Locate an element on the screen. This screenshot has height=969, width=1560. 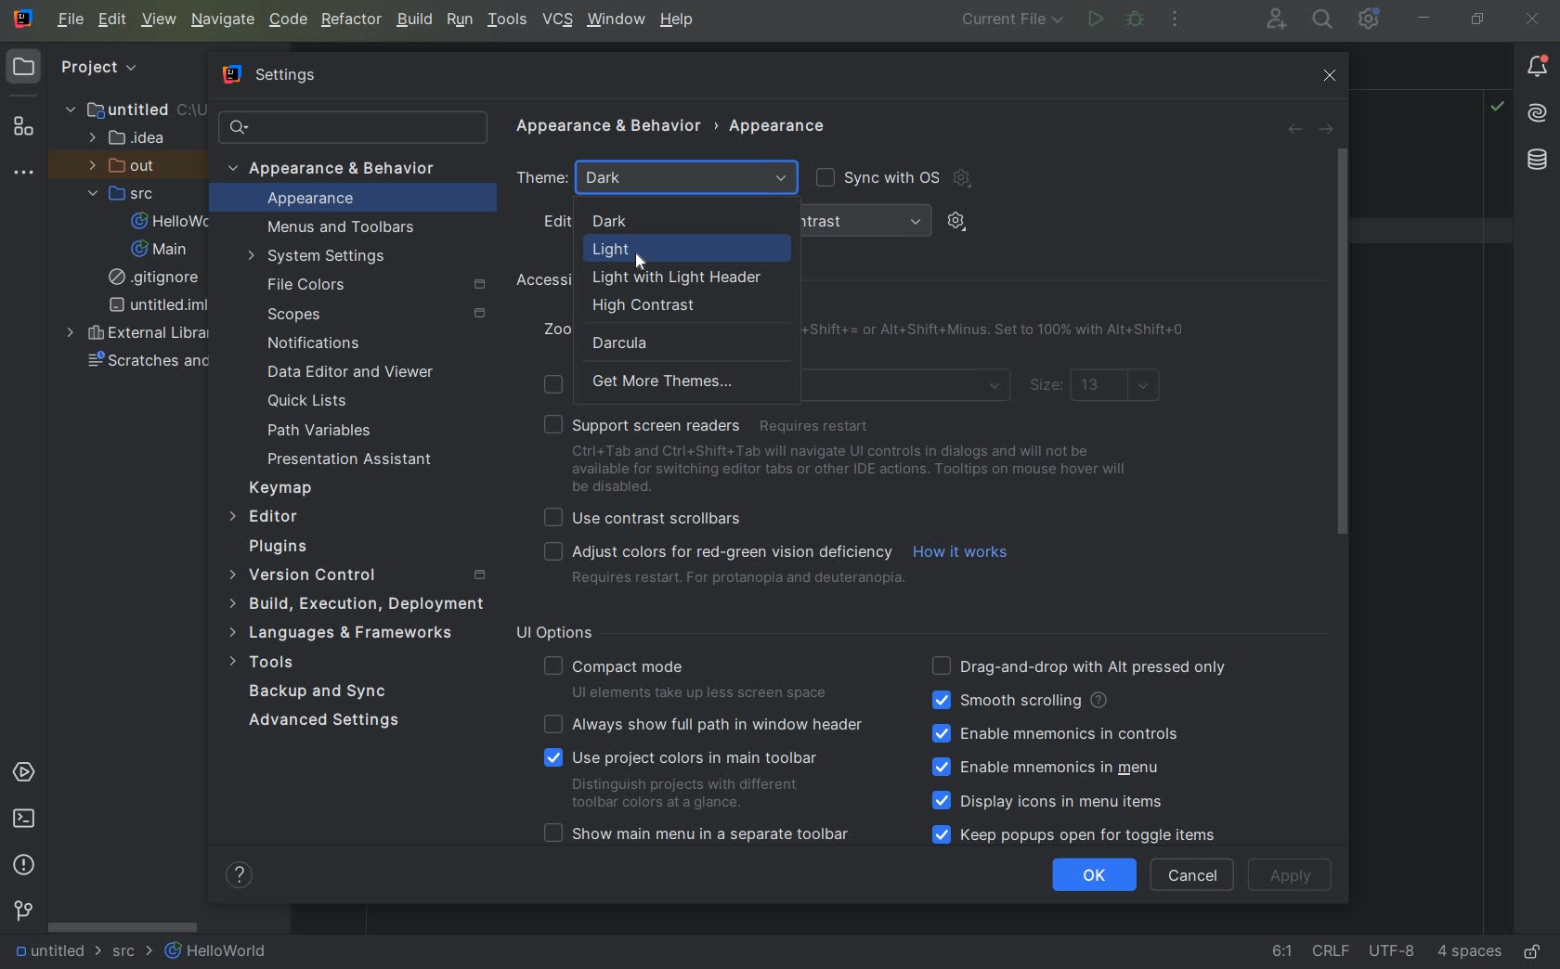
get more themes is located at coordinates (642, 382).